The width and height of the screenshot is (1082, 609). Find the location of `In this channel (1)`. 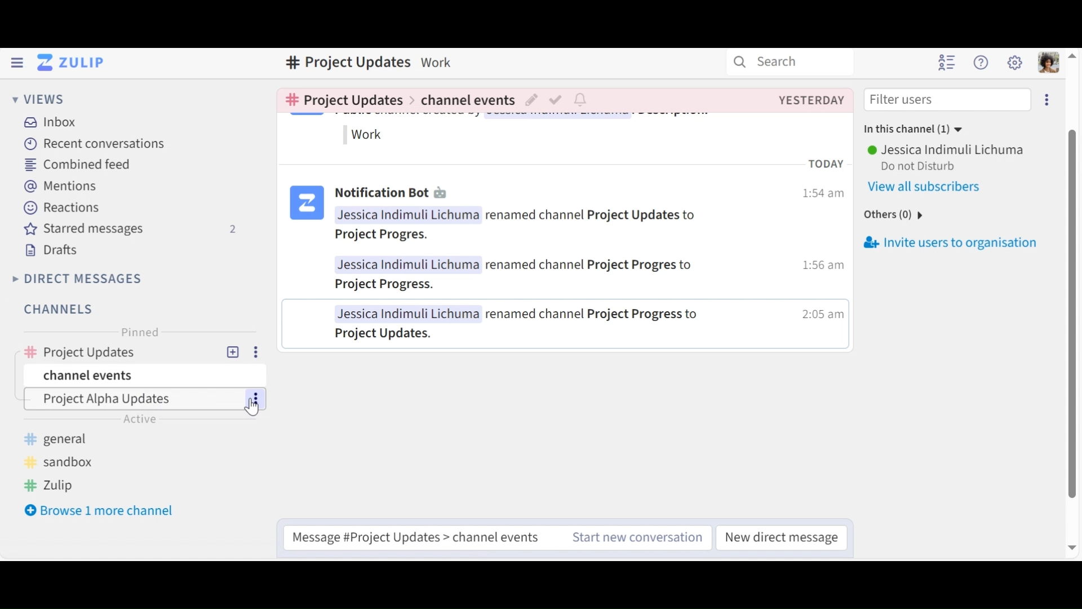

In this channel (1) is located at coordinates (909, 130).